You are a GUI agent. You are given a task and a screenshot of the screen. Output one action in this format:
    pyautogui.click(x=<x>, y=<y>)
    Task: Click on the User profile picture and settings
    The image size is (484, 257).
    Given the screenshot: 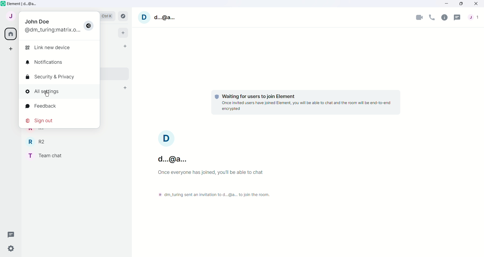 What is the action you would take?
    pyautogui.click(x=144, y=18)
    